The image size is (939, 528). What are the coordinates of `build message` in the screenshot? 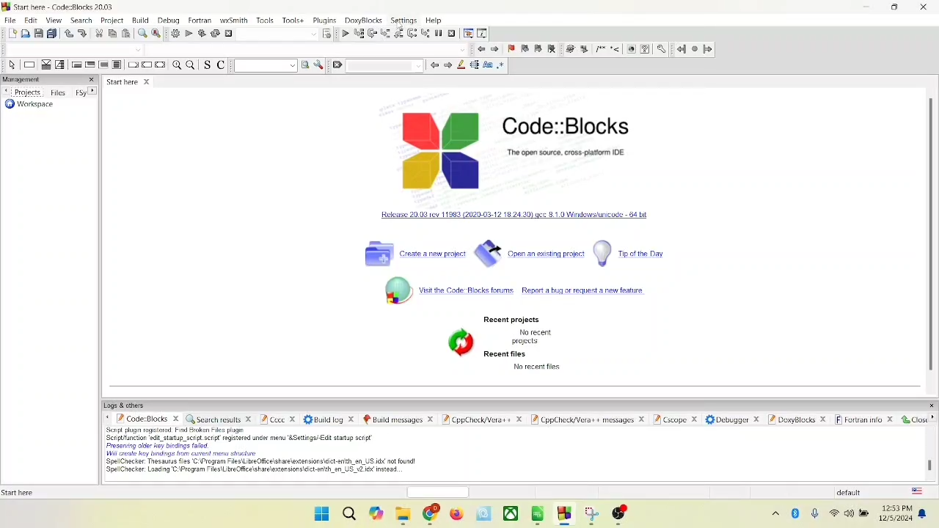 It's located at (396, 419).